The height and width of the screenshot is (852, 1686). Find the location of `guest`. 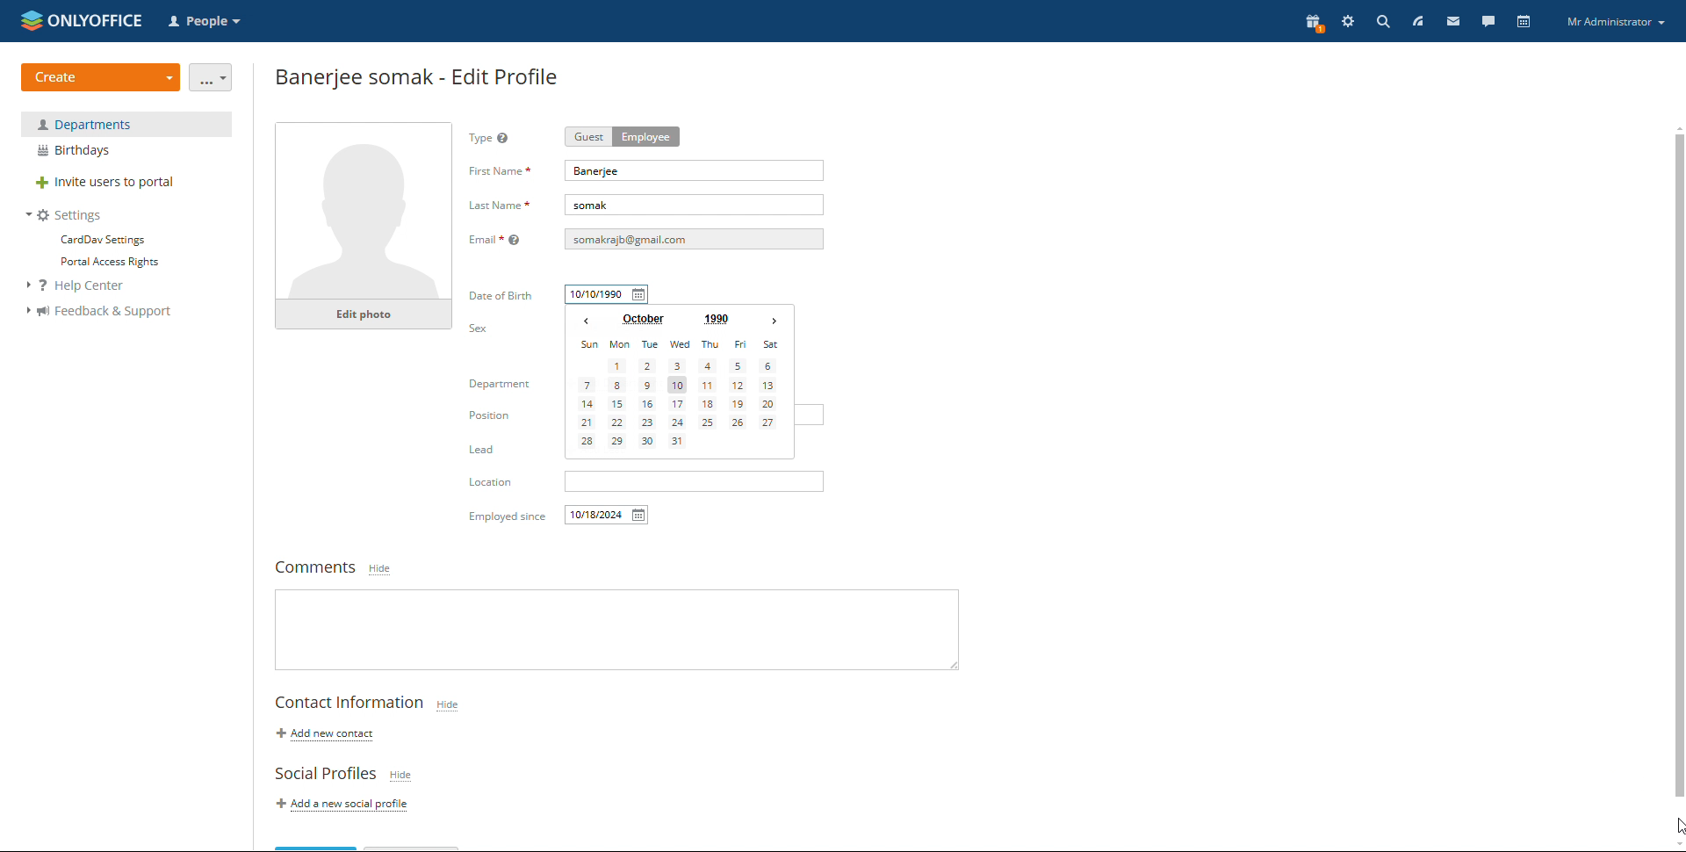

guest is located at coordinates (587, 137).